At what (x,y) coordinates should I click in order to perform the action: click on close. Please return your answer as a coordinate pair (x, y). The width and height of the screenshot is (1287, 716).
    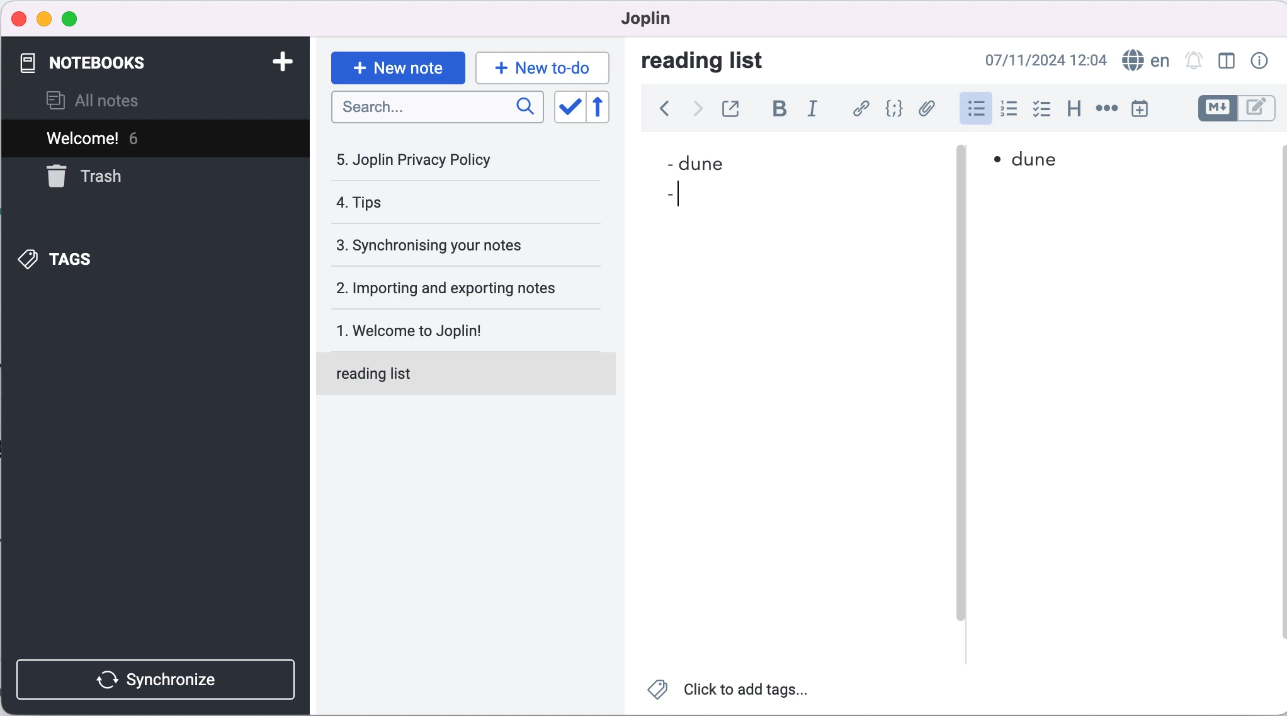
    Looking at the image, I should click on (20, 17).